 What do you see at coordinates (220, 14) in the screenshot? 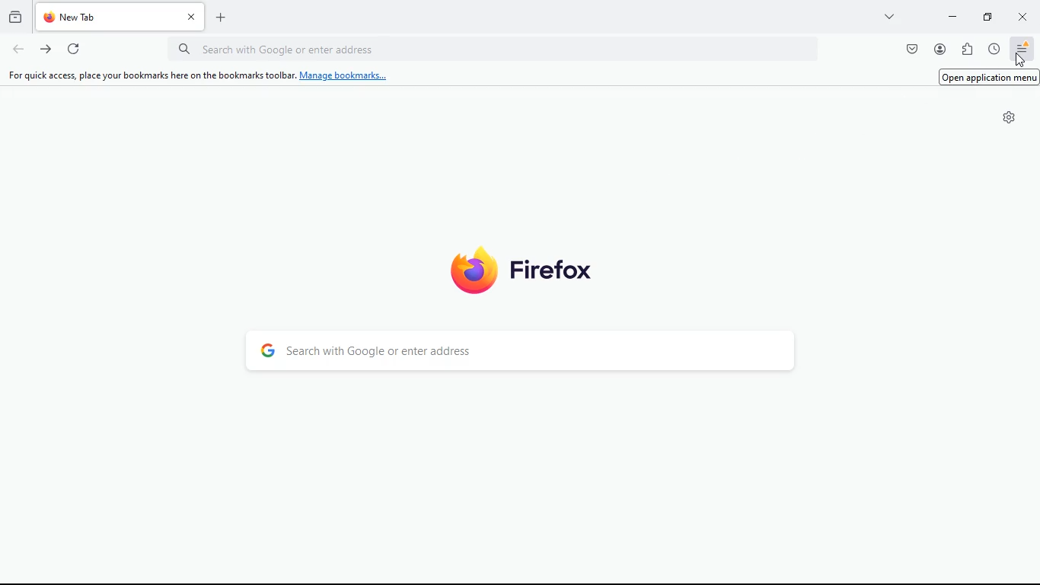
I see `add tab` at bounding box center [220, 14].